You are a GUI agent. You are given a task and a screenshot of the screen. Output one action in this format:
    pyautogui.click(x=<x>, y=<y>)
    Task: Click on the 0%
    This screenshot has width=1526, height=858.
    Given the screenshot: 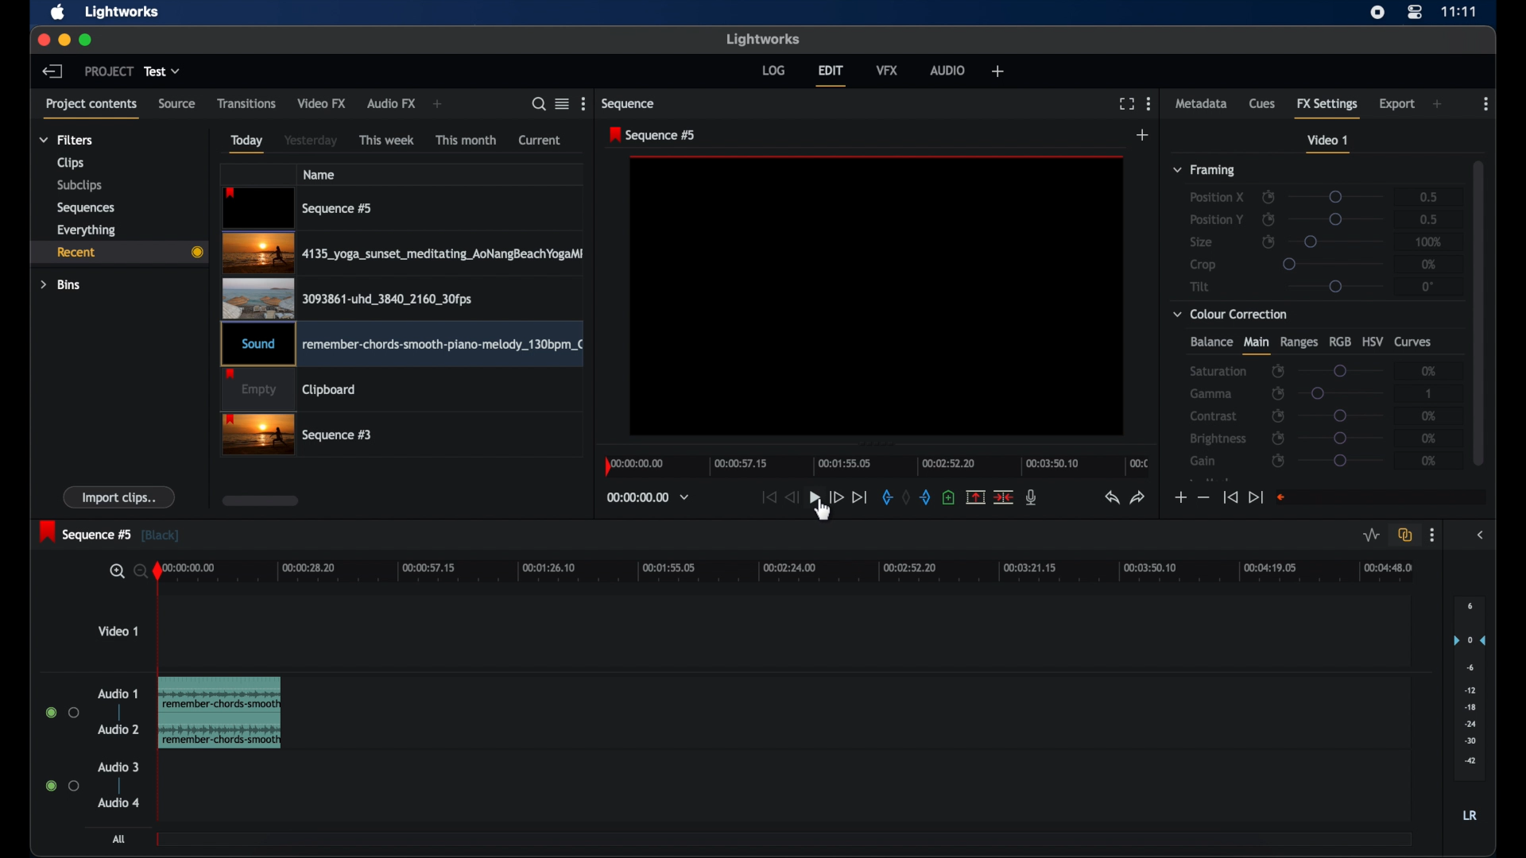 What is the action you would take?
    pyautogui.click(x=1429, y=264)
    